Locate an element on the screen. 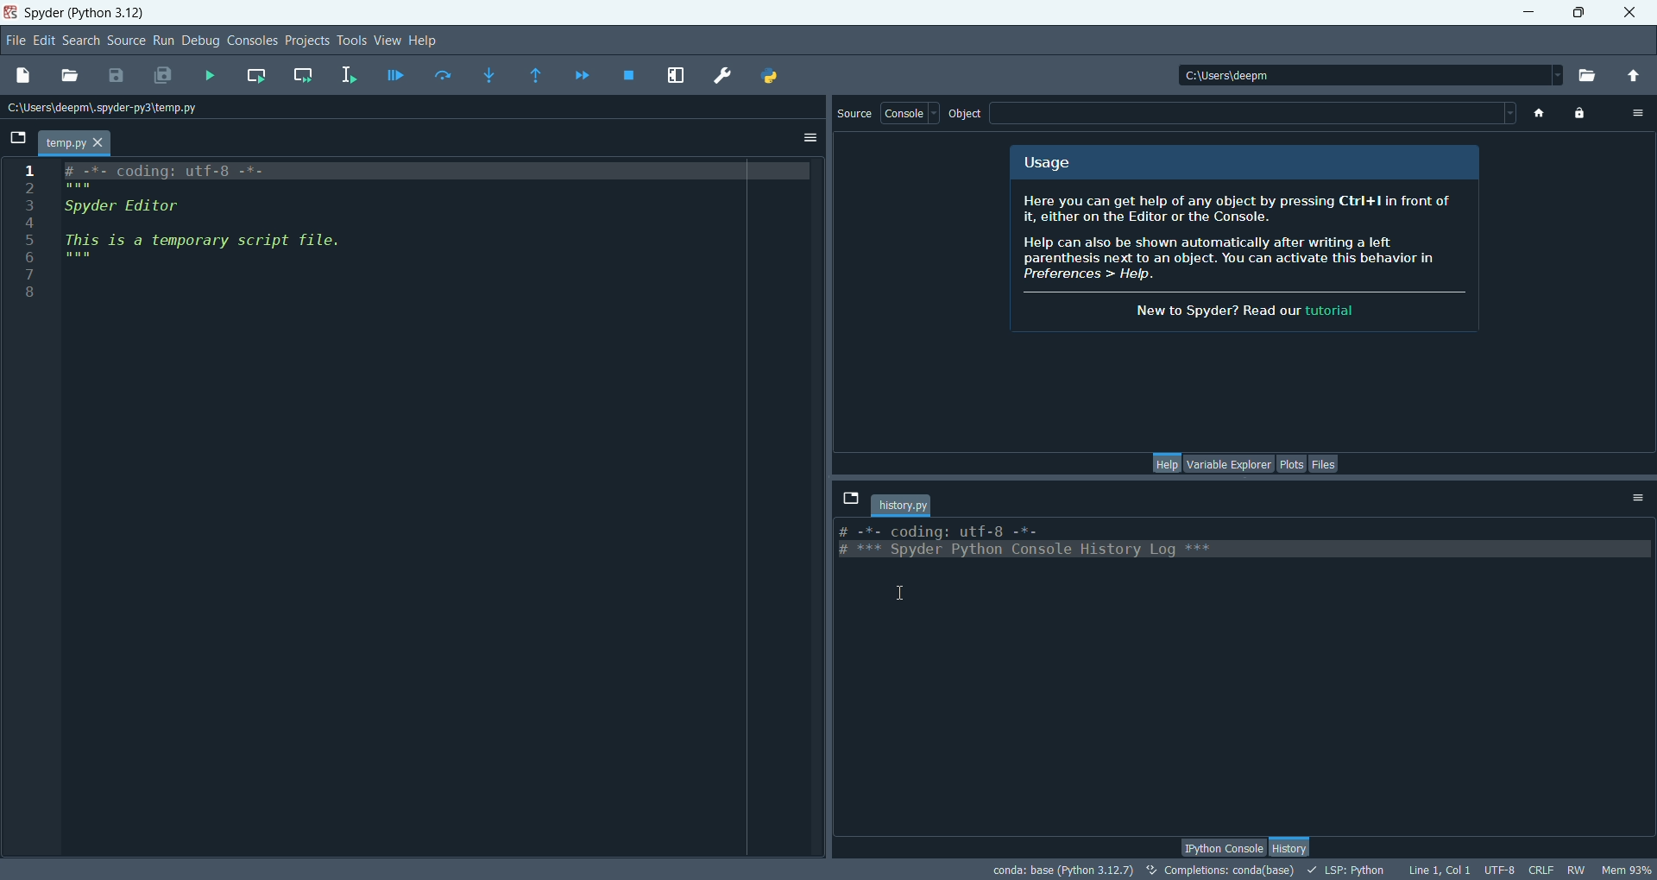 This screenshot has width=1657, height=880. history:py is located at coordinates (904, 502).